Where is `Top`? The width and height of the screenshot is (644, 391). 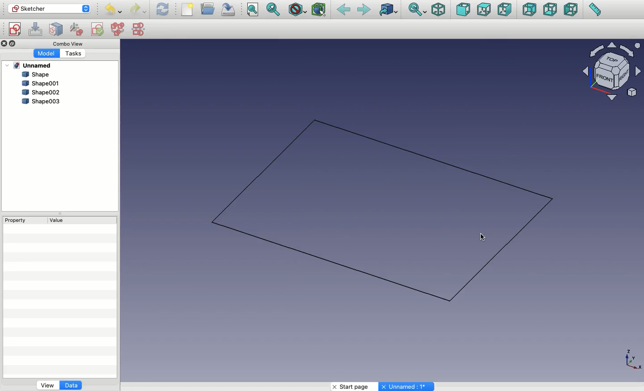
Top is located at coordinates (483, 9).